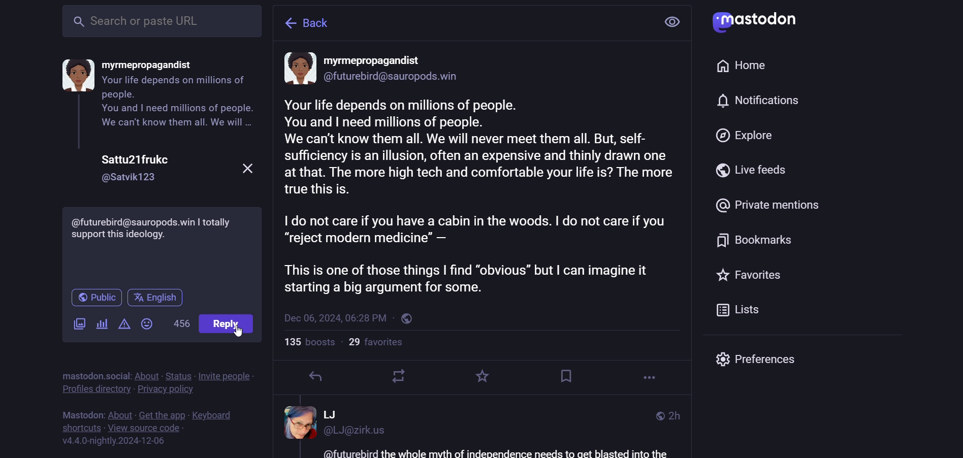 The height and width of the screenshot is (458, 963). What do you see at coordinates (93, 375) in the screenshot?
I see `mastodon social` at bounding box center [93, 375].